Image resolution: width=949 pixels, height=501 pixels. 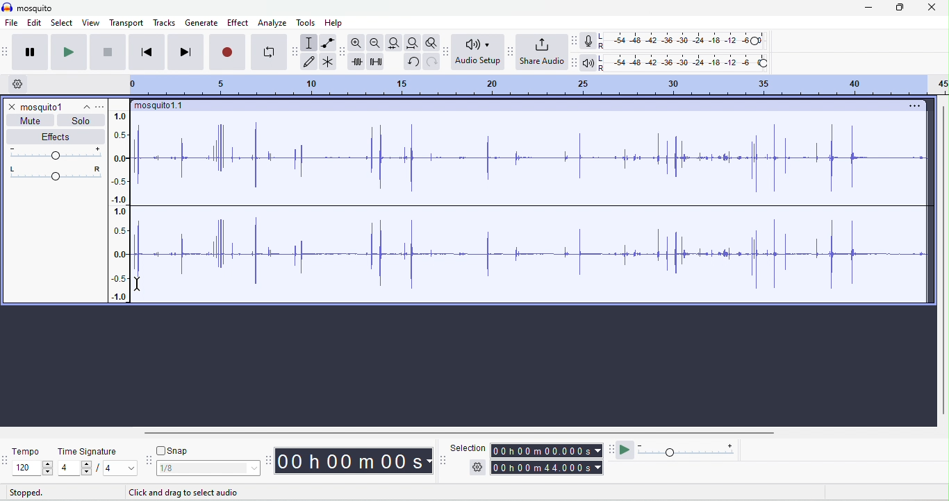 I want to click on share audio, so click(x=541, y=51).